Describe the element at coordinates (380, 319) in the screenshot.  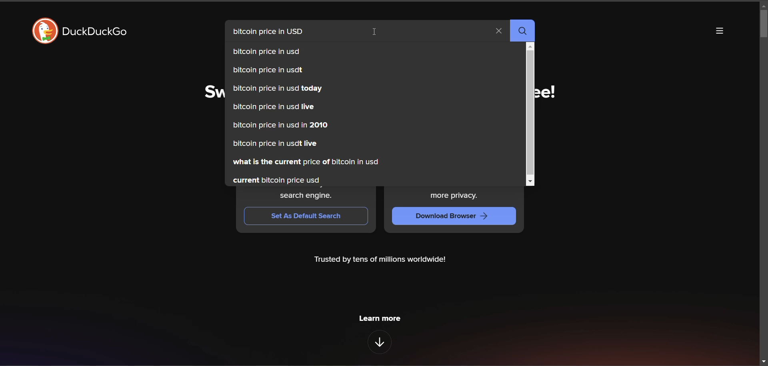
I see `learn more` at that location.